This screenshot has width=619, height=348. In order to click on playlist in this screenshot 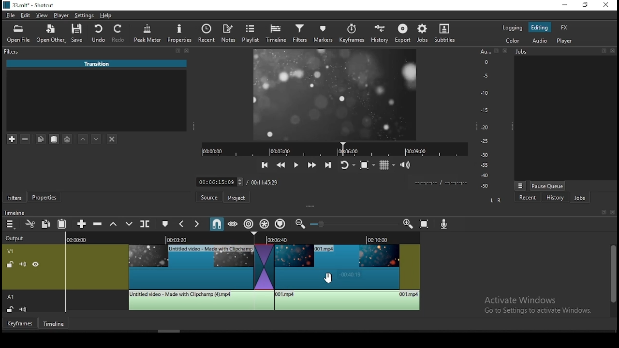, I will do `click(250, 32)`.